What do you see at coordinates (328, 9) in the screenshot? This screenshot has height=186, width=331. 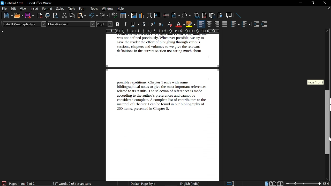 I see `close current tab` at bounding box center [328, 9].